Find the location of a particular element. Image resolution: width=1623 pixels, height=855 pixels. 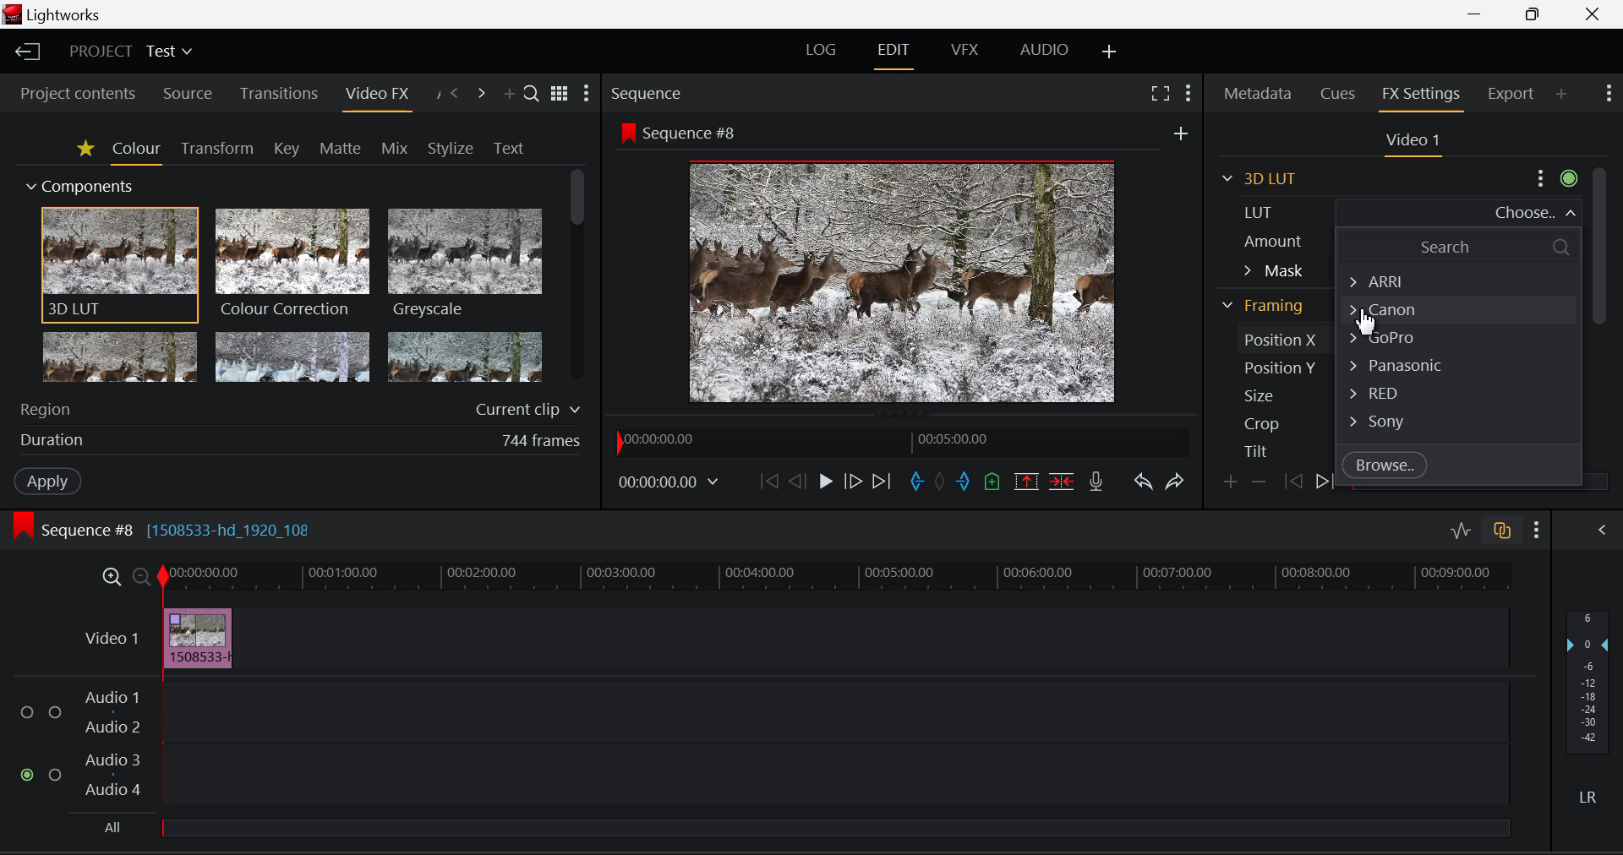

Project Title is located at coordinates (132, 50).